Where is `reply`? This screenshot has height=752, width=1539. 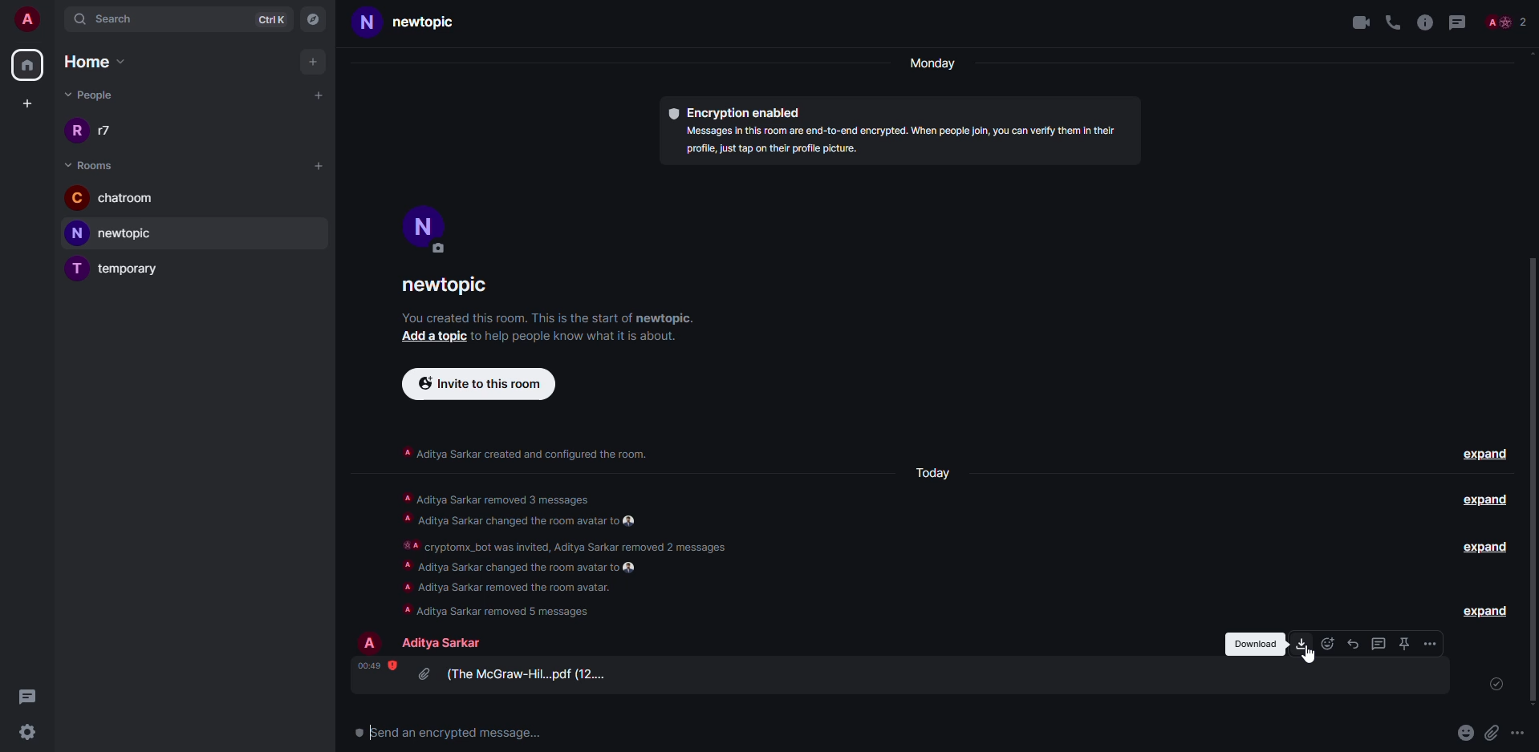 reply is located at coordinates (1351, 643).